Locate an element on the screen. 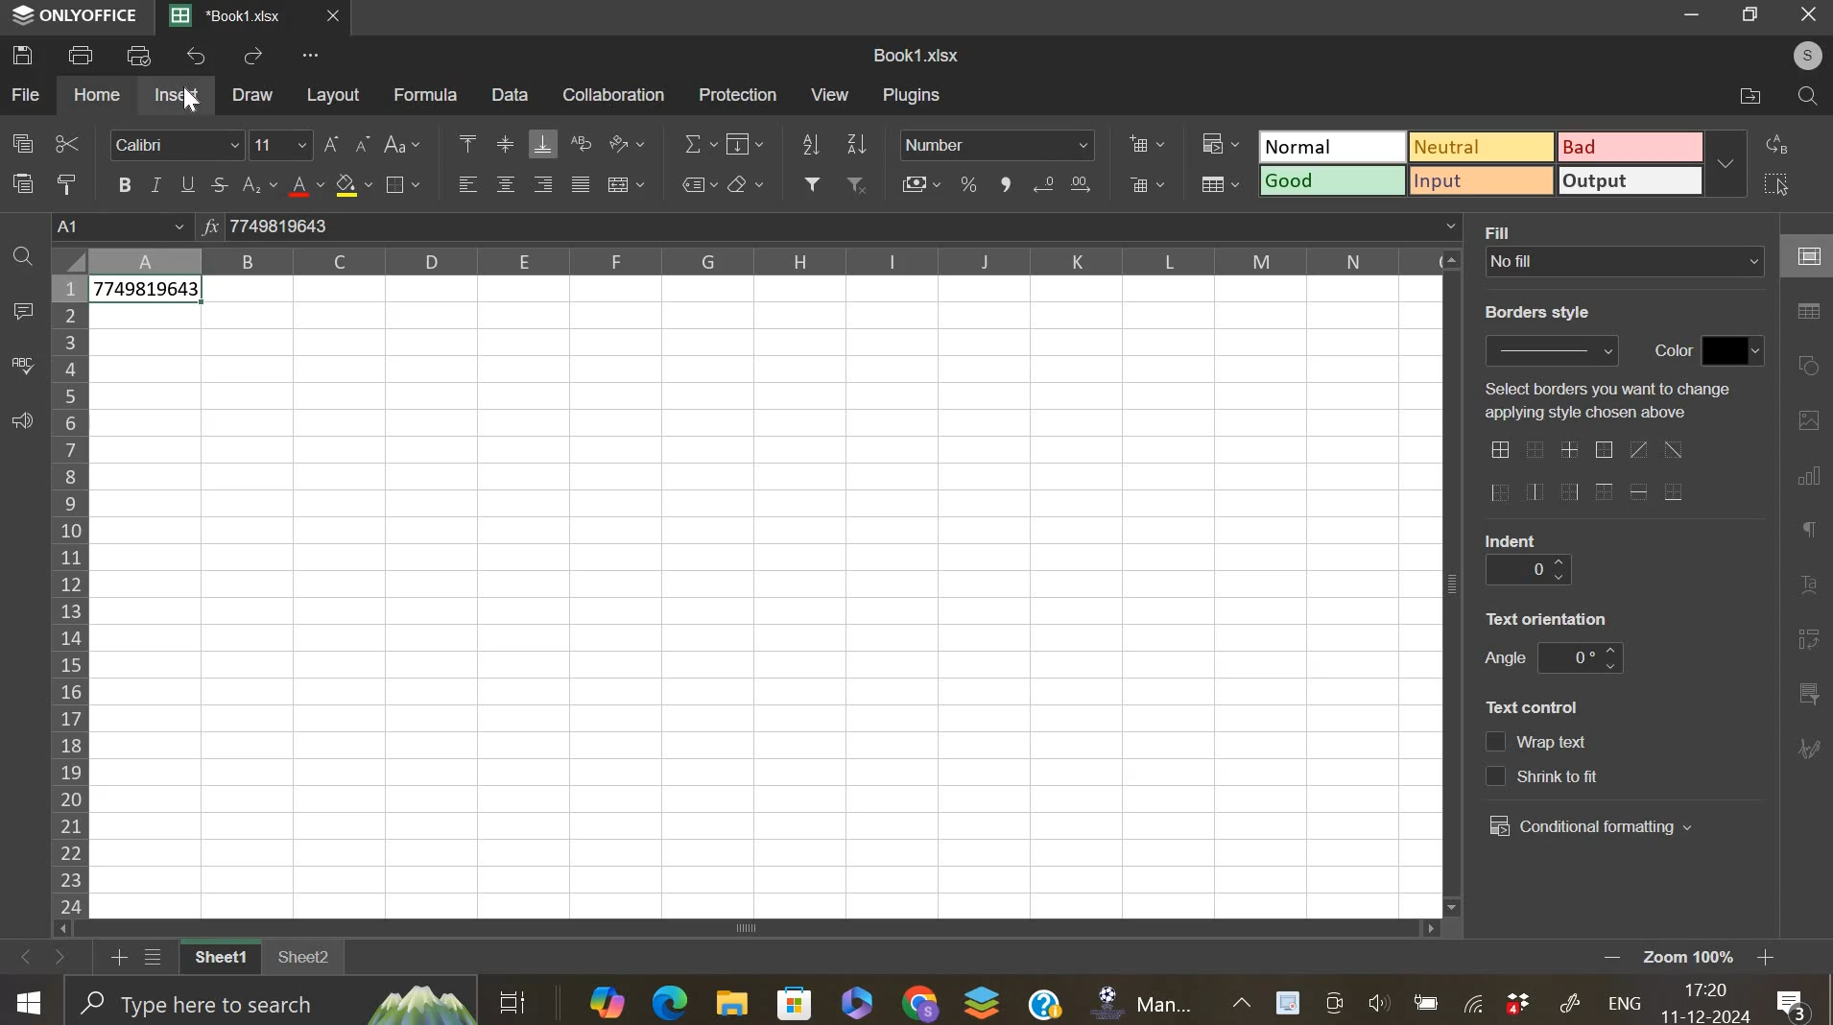  undo is located at coordinates (199, 56).